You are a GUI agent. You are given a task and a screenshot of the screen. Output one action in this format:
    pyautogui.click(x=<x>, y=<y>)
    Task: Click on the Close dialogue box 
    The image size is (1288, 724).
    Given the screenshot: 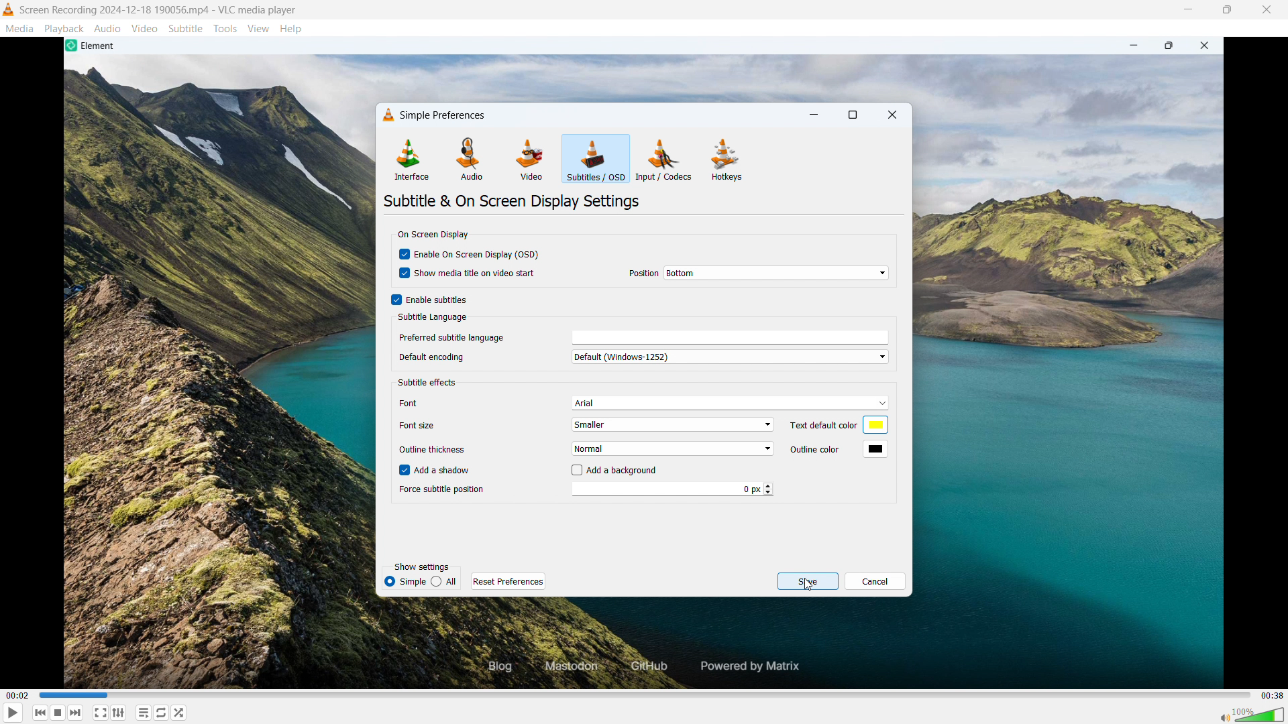 What is the action you would take?
    pyautogui.click(x=892, y=115)
    